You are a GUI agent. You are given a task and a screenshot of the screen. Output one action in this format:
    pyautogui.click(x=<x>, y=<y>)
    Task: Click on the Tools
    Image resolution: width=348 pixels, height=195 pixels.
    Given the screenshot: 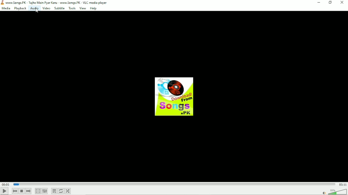 What is the action you would take?
    pyautogui.click(x=72, y=8)
    